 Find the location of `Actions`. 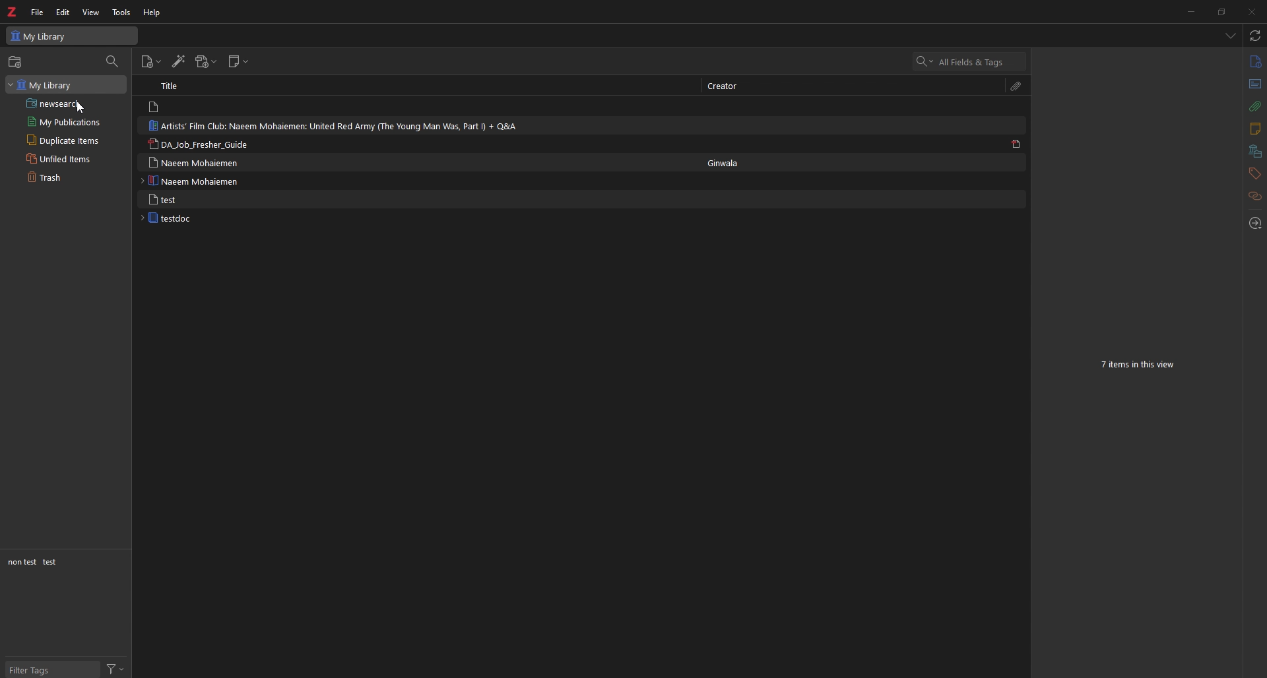

Actions is located at coordinates (117, 669).